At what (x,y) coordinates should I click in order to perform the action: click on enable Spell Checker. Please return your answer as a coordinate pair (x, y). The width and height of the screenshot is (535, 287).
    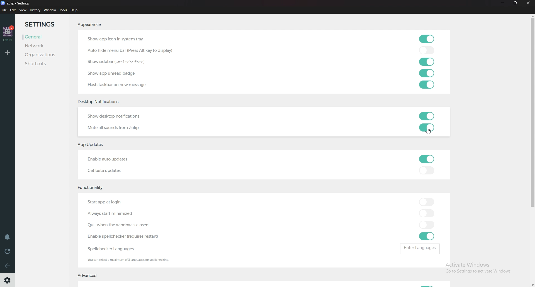
    Looking at the image, I should click on (127, 236).